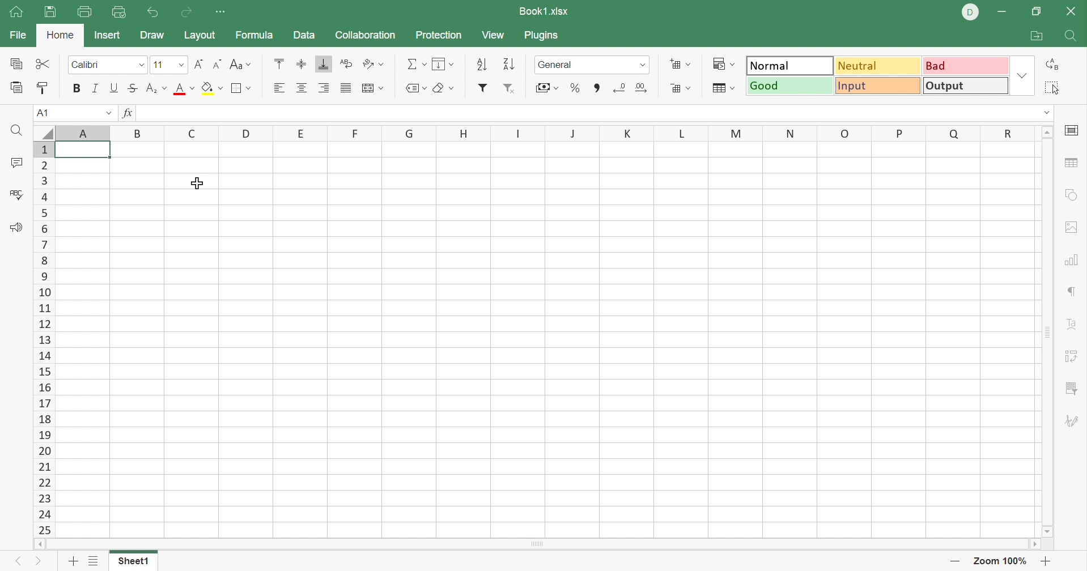  Describe the element at coordinates (40, 544) in the screenshot. I see `Scroll Left` at that location.